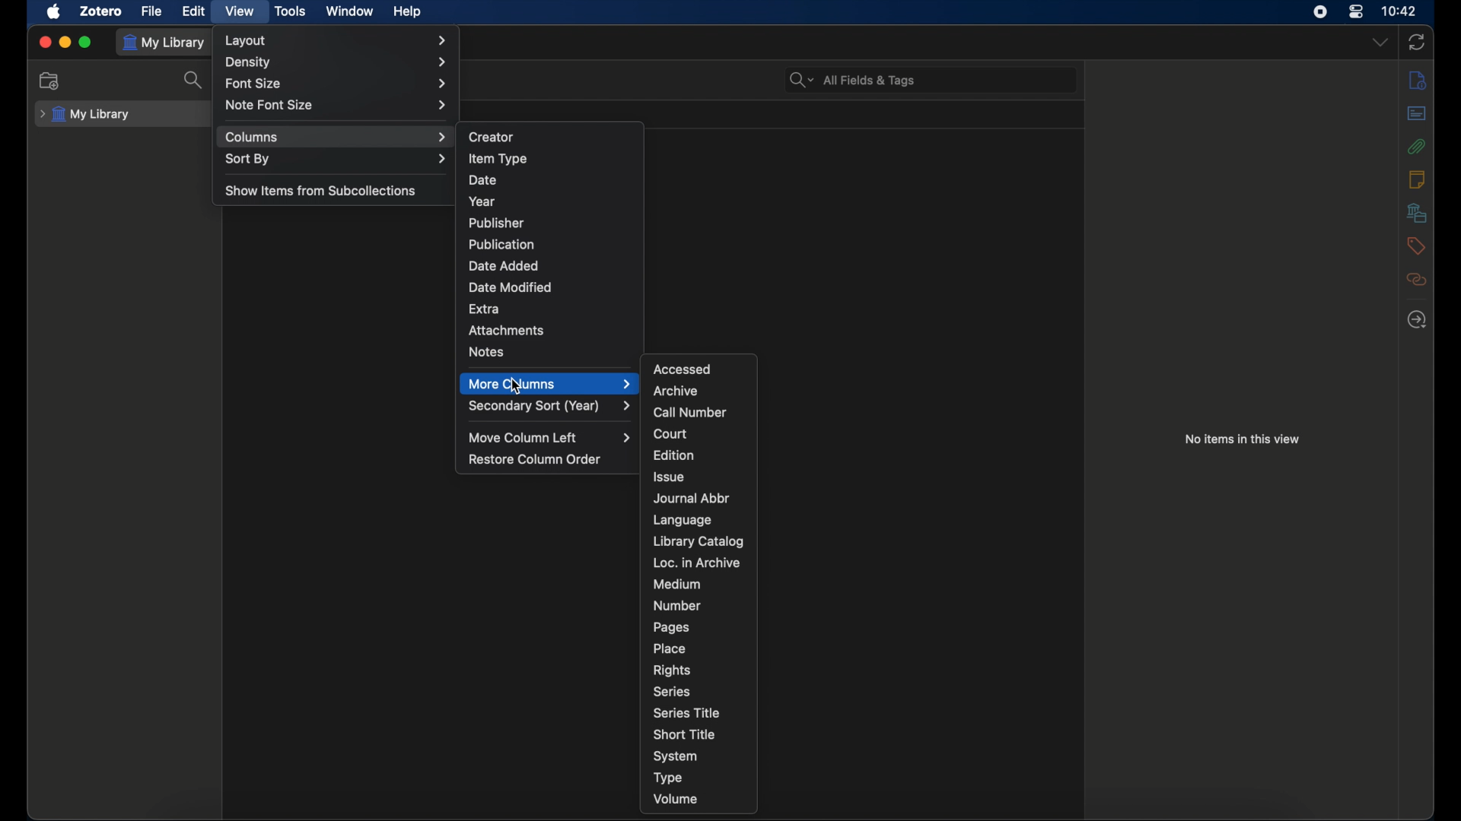  Describe the element at coordinates (685, 734) in the screenshot. I see `short title` at that location.